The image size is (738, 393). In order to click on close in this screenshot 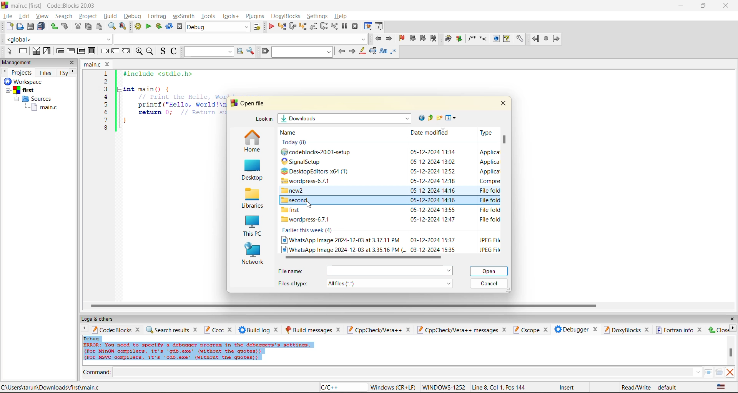, I will do `click(139, 329)`.